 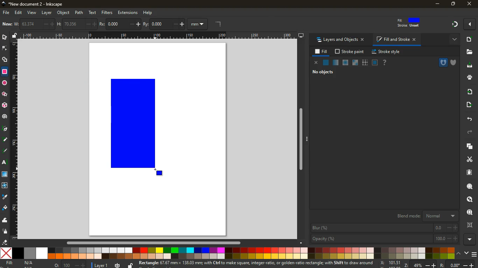 I want to click on help, so click(x=385, y=62).